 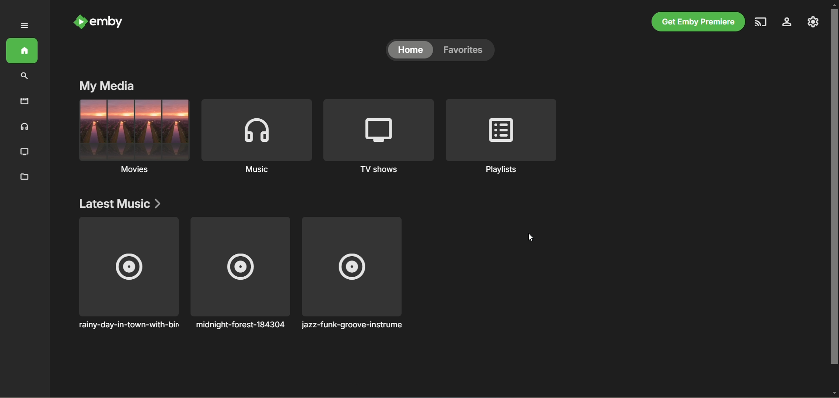 I want to click on Emby logo, so click(x=80, y=22).